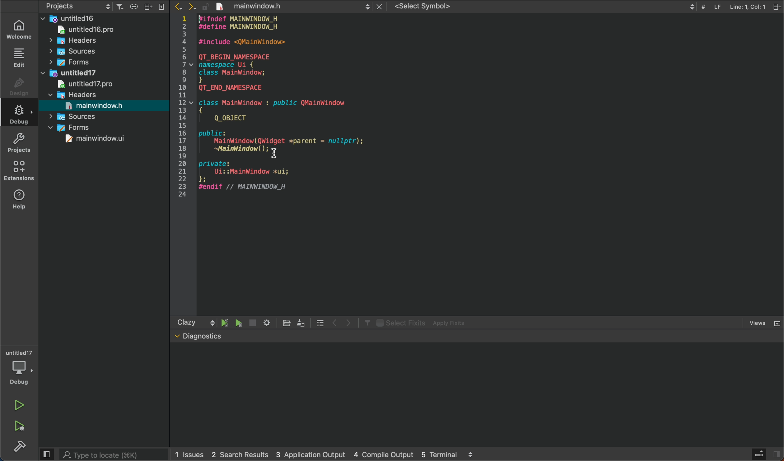  What do you see at coordinates (320, 322) in the screenshot?
I see `menu` at bounding box center [320, 322].